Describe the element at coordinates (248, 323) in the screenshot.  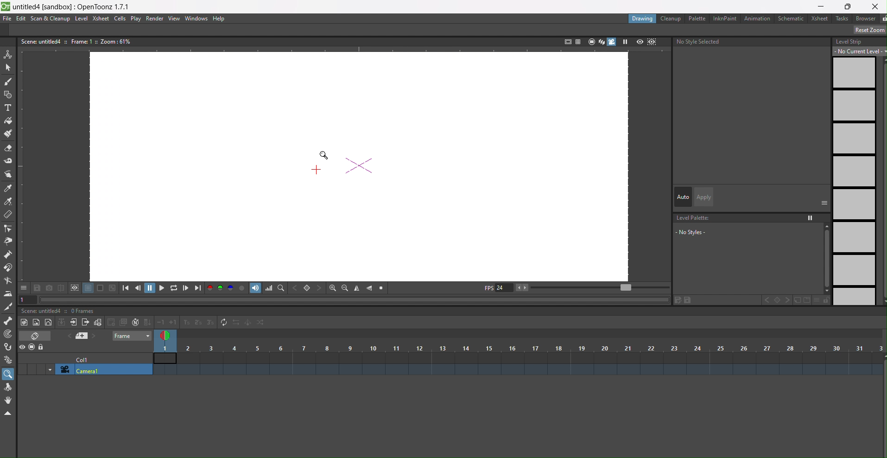
I see `` at that location.